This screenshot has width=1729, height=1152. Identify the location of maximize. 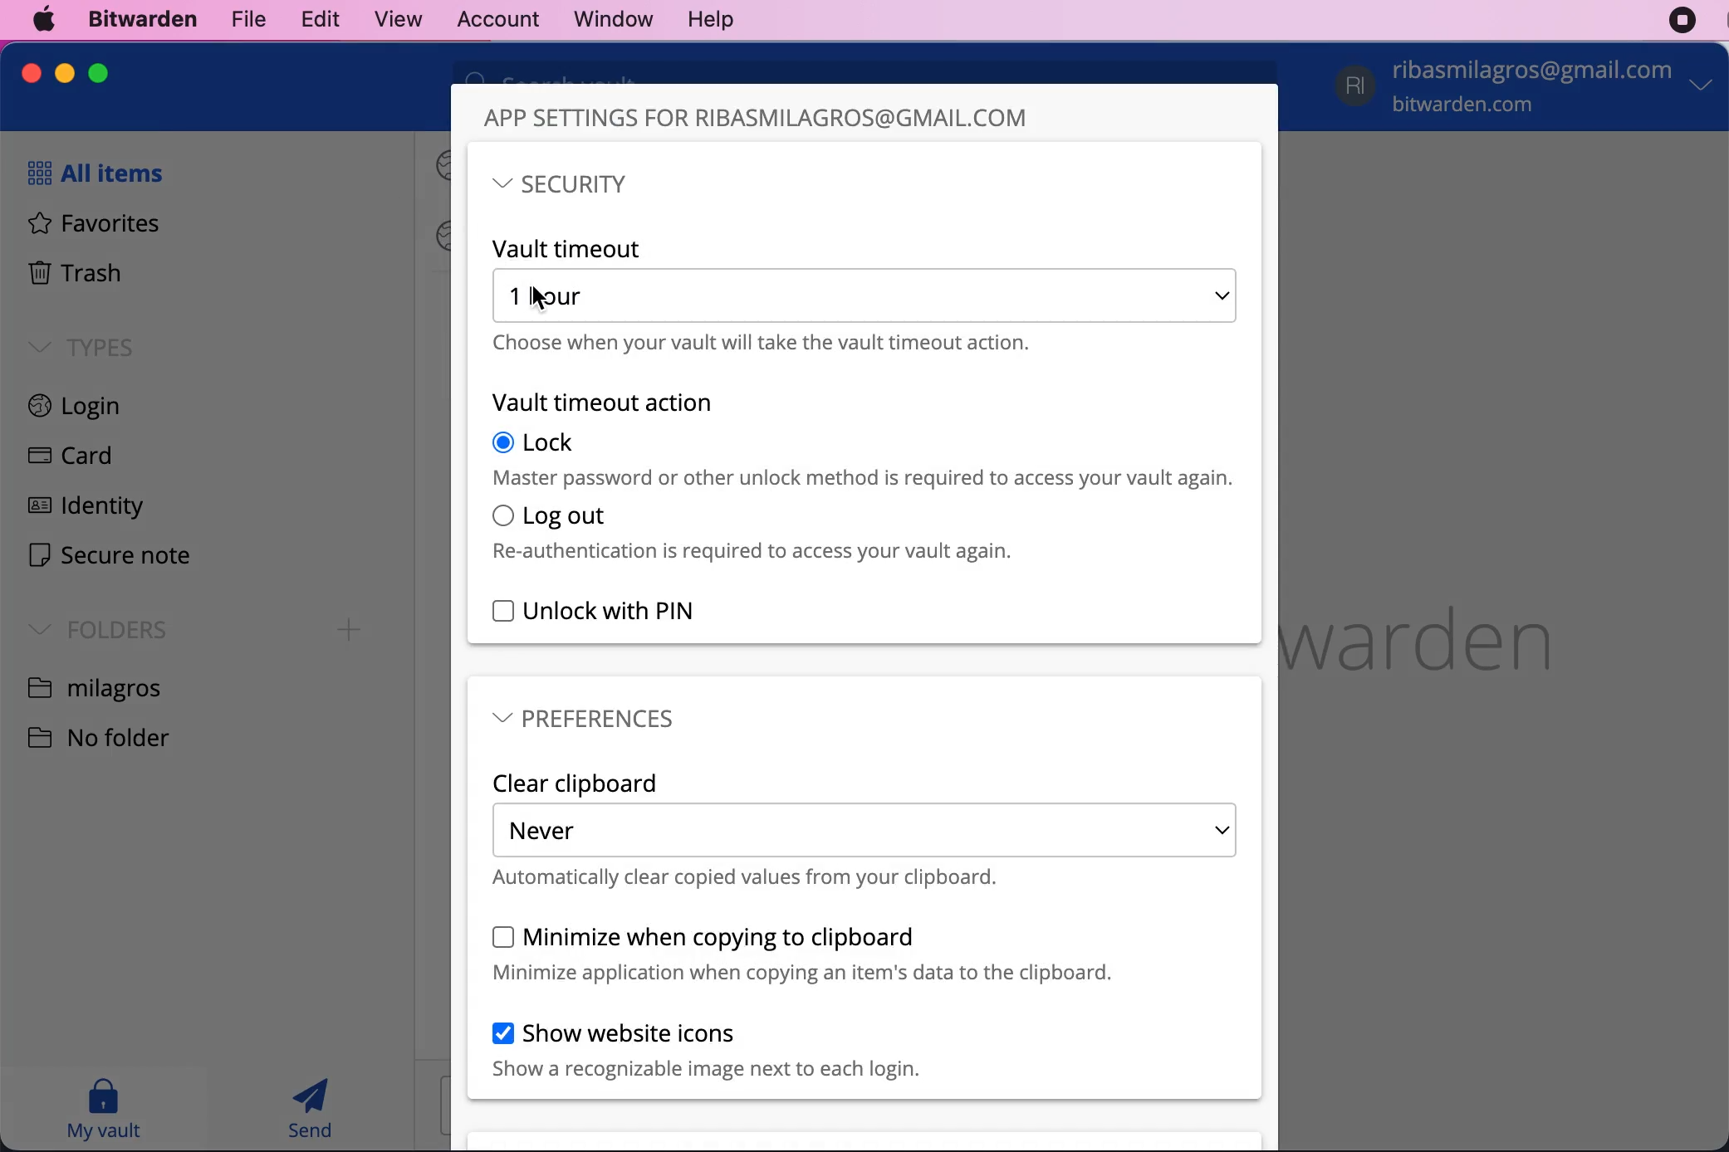
(98, 72).